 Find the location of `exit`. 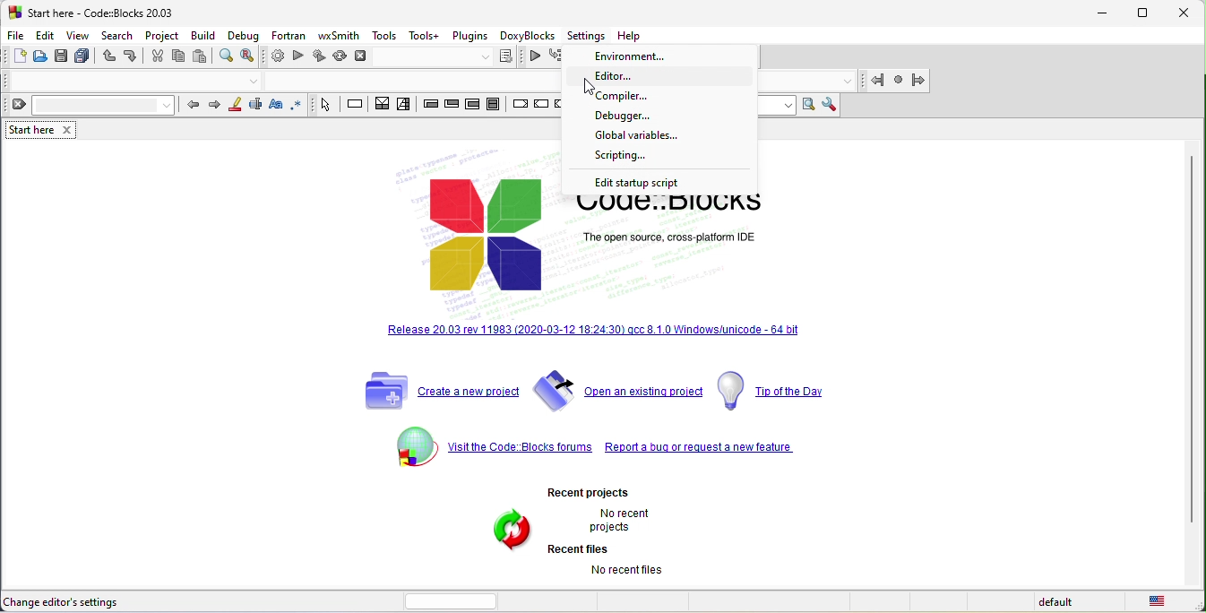

exit is located at coordinates (454, 105).